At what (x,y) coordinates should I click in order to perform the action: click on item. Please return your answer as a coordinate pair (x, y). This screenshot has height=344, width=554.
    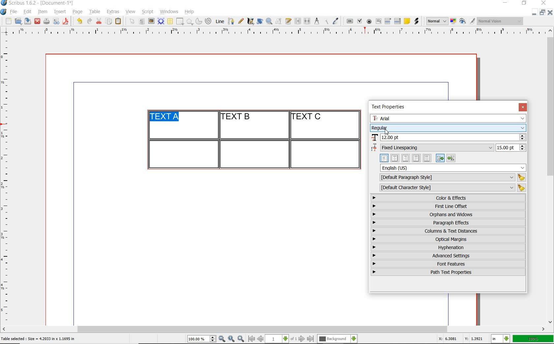
    Looking at the image, I should click on (42, 12).